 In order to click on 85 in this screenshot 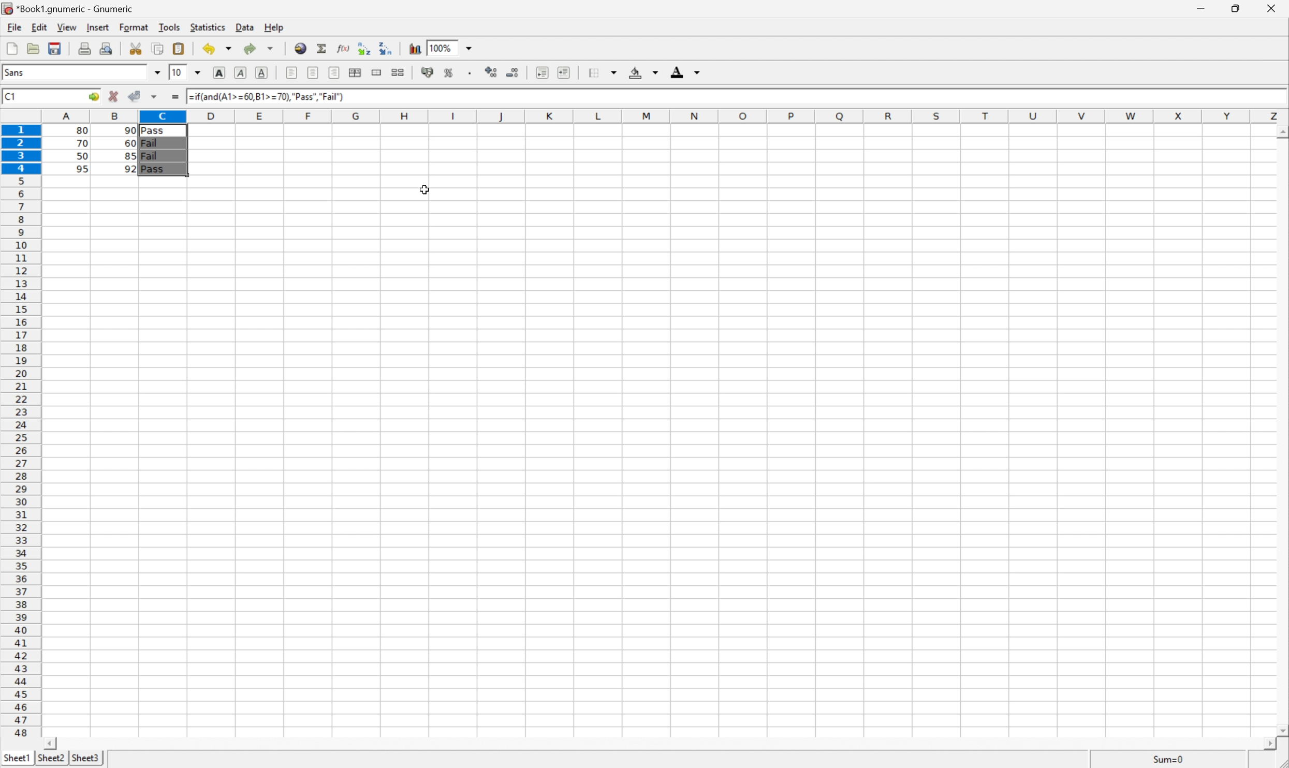, I will do `click(130, 157)`.